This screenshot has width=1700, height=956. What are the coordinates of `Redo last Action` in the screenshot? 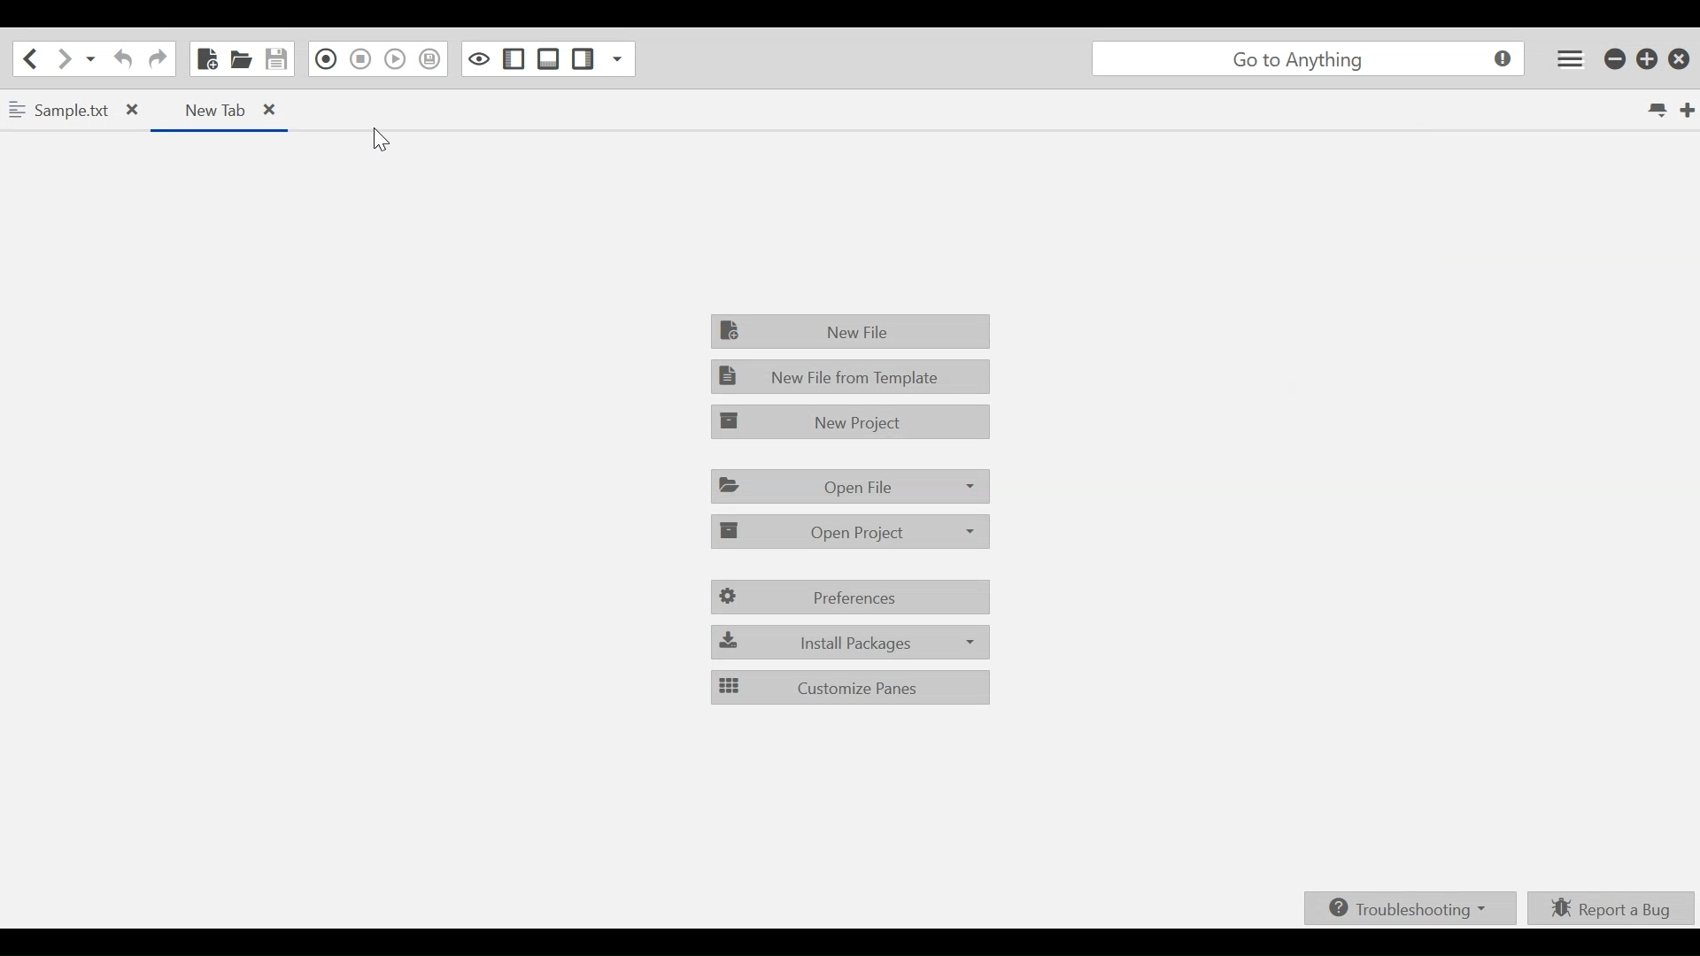 It's located at (158, 58).